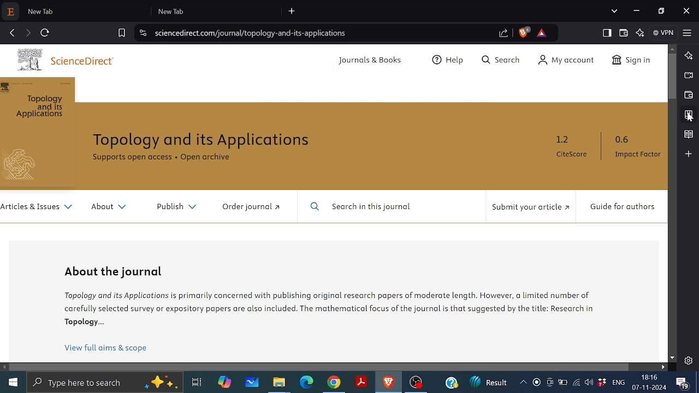 This screenshot has width=699, height=393. I want to click on Bookmark this tab, so click(122, 33).